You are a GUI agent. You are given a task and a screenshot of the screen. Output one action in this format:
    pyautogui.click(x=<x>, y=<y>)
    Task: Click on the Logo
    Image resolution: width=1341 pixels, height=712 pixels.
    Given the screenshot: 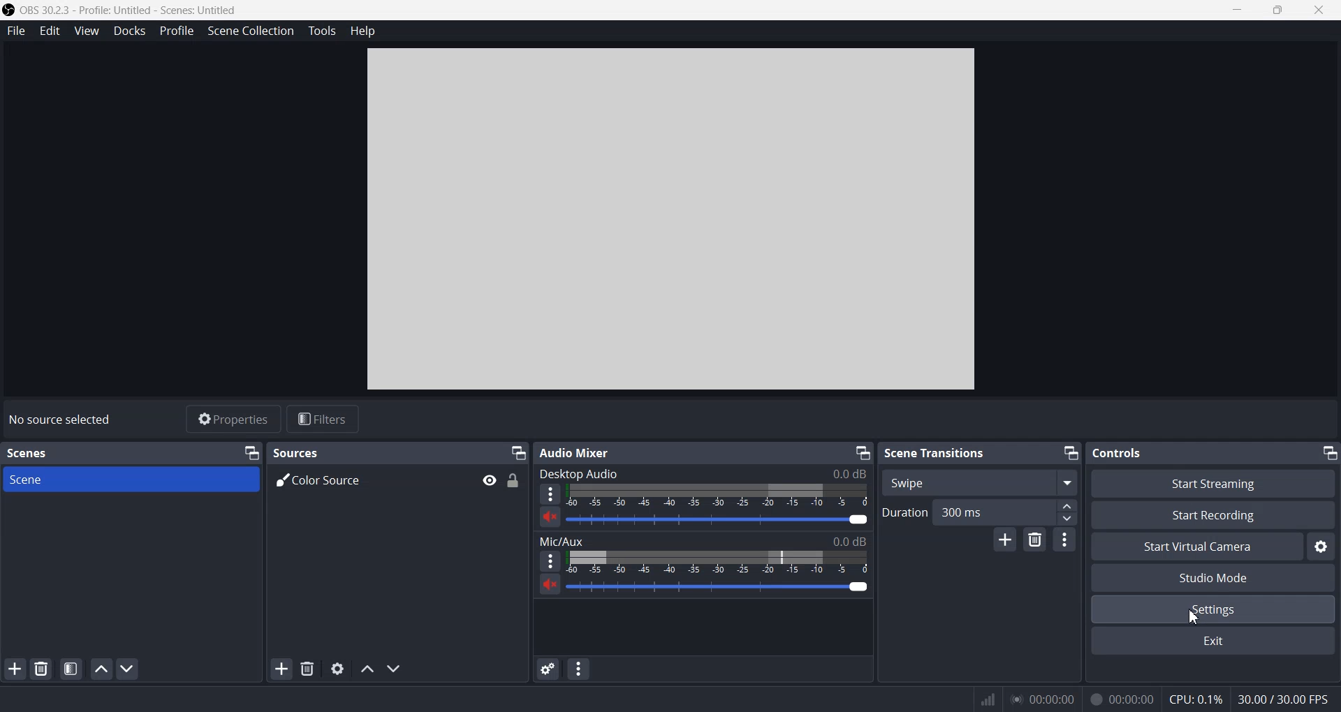 What is the action you would take?
    pyautogui.click(x=119, y=10)
    